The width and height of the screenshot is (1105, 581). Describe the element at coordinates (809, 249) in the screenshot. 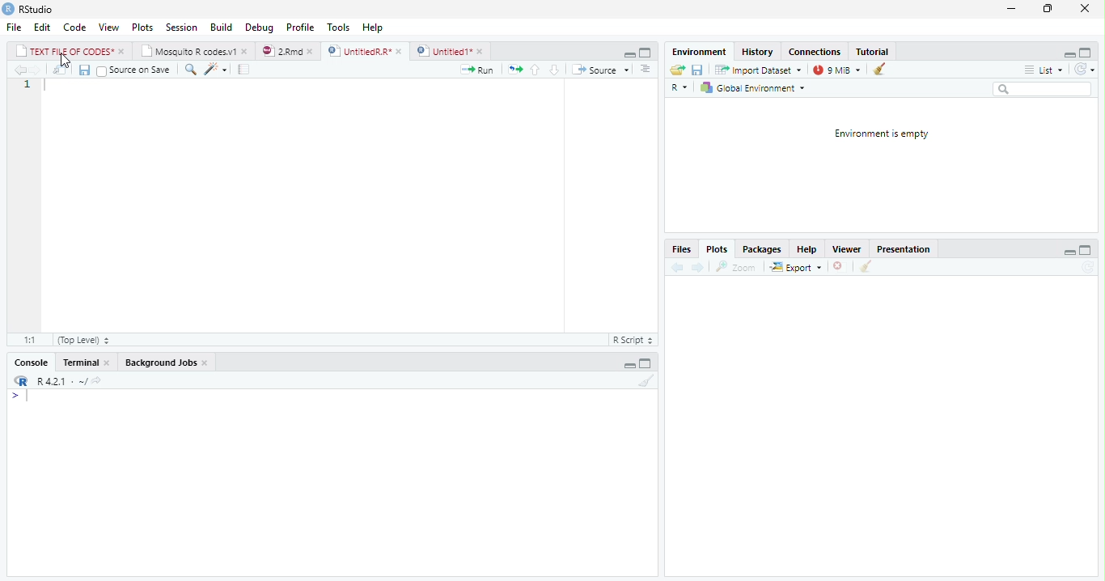

I see `Help` at that location.